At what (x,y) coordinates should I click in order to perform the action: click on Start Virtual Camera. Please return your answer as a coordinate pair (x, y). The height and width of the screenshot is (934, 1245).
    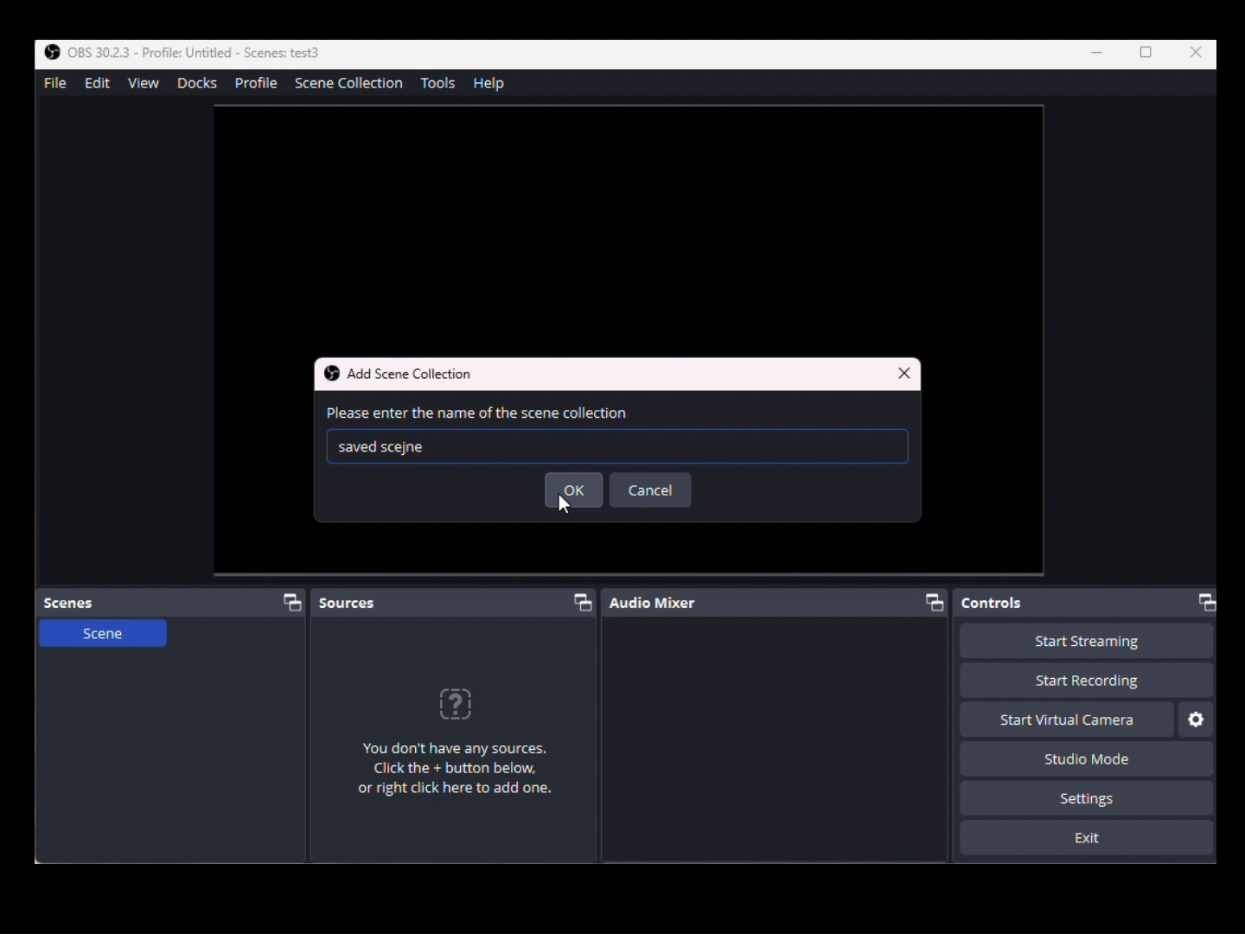
    Looking at the image, I should click on (1067, 720).